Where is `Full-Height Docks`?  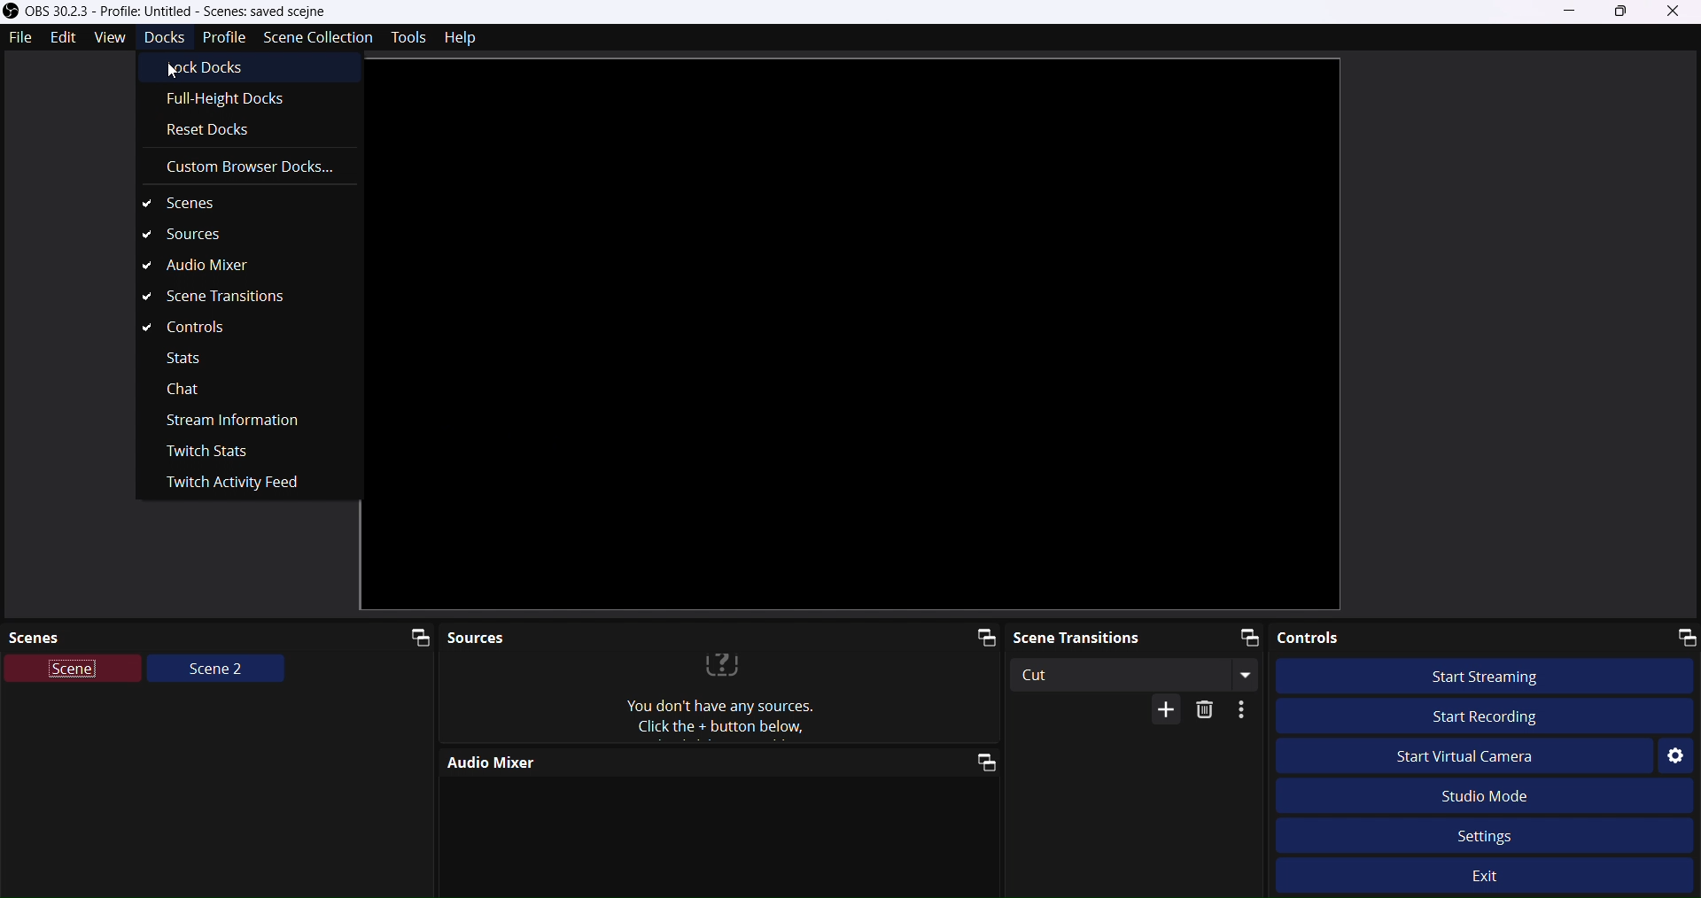 Full-Height Docks is located at coordinates (241, 101).